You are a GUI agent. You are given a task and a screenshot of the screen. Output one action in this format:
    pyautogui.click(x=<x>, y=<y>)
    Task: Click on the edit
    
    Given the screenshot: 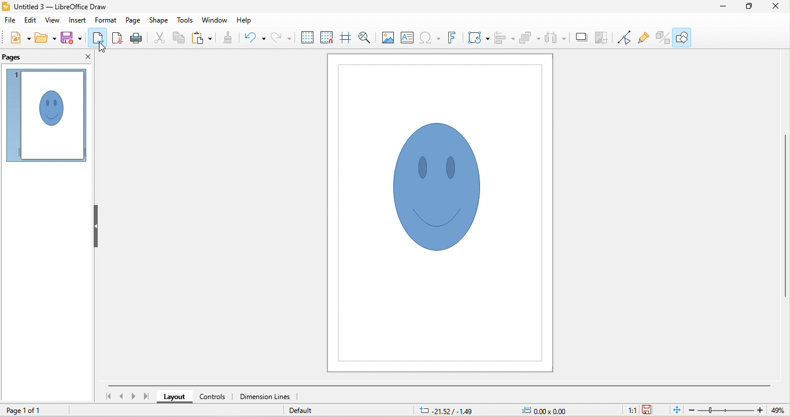 What is the action you would take?
    pyautogui.click(x=31, y=21)
    